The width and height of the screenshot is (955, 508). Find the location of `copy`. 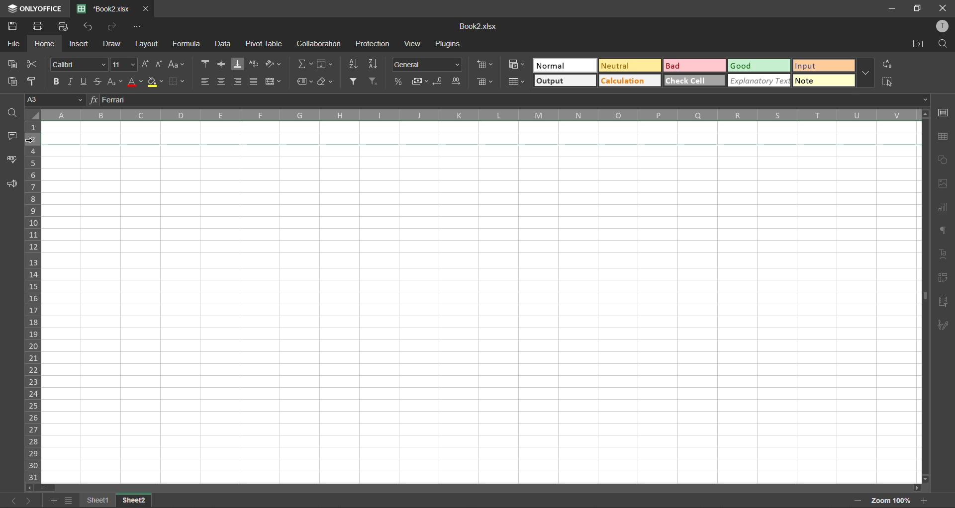

copy is located at coordinates (14, 63).